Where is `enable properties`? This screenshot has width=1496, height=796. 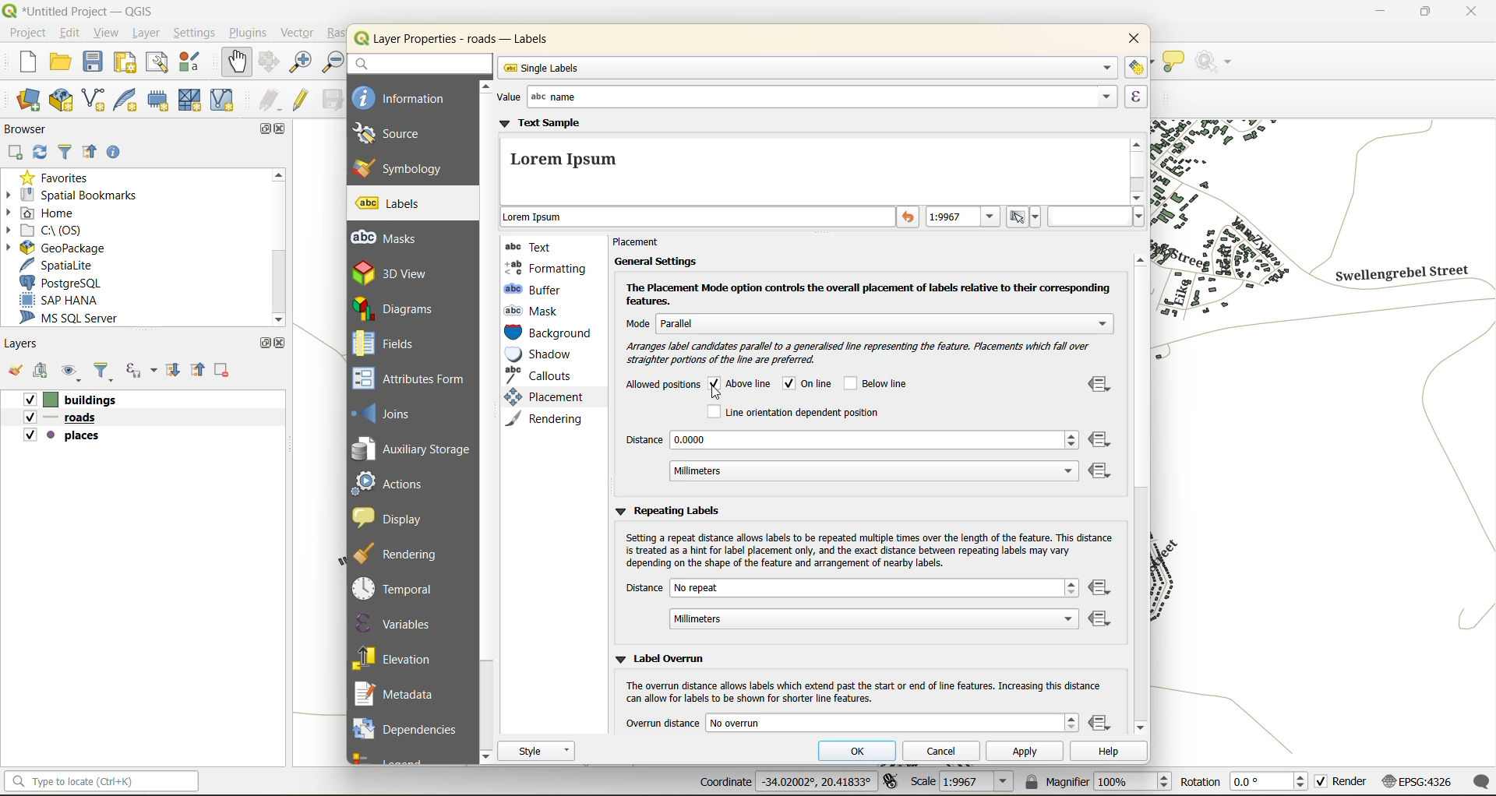 enable properties is located at coordinates (116, 153).